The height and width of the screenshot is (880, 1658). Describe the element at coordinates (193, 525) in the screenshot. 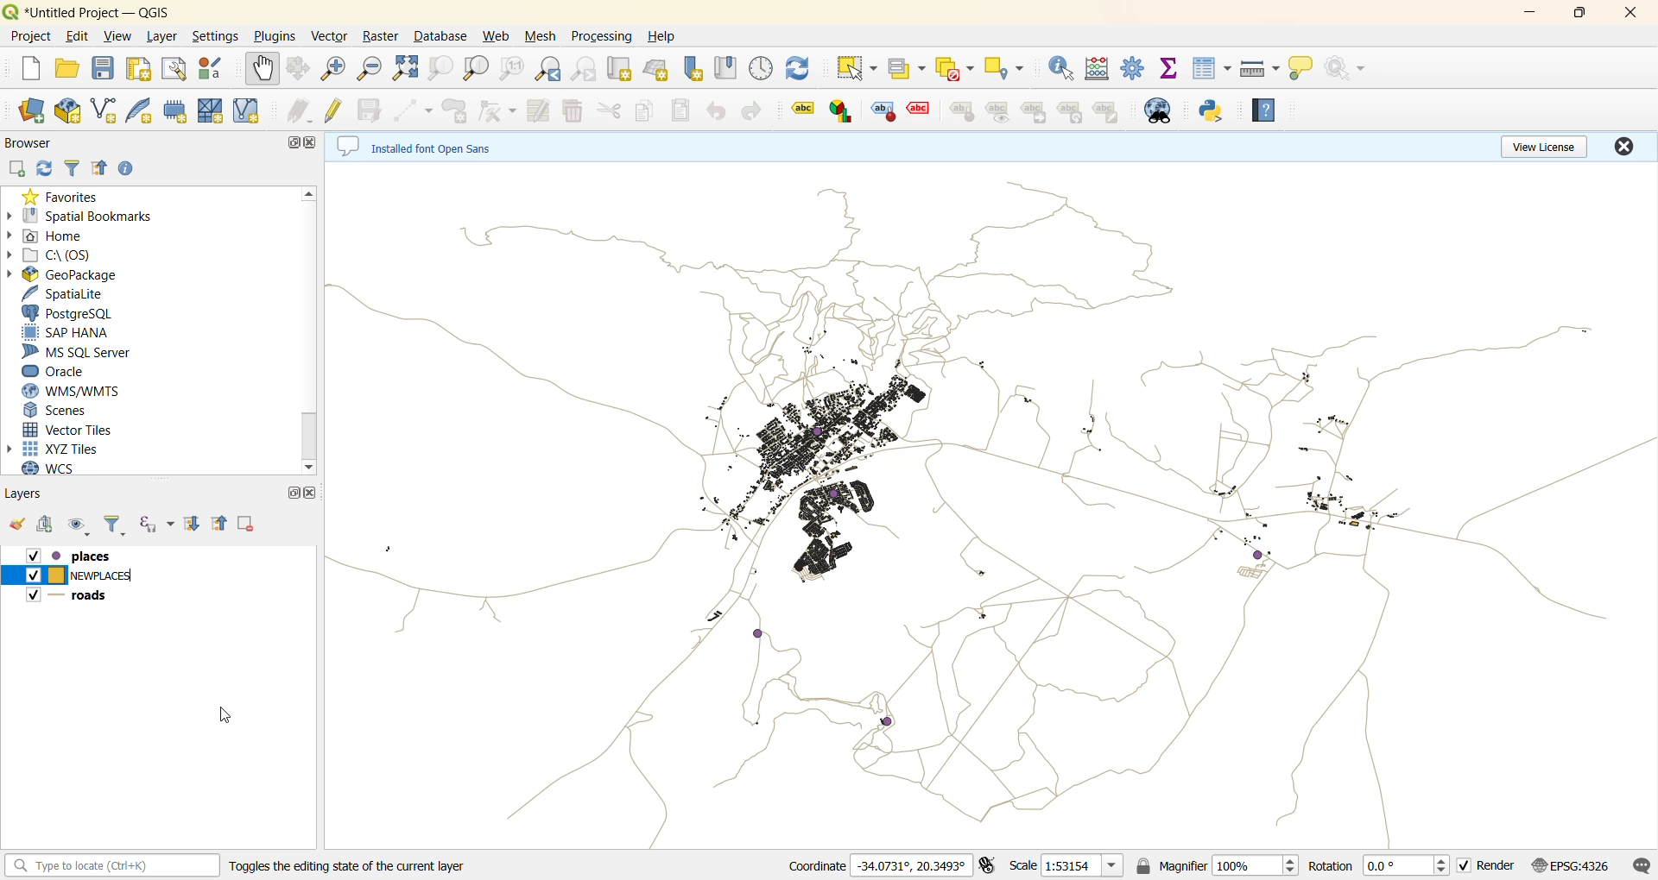

I see `expand all` at that location.